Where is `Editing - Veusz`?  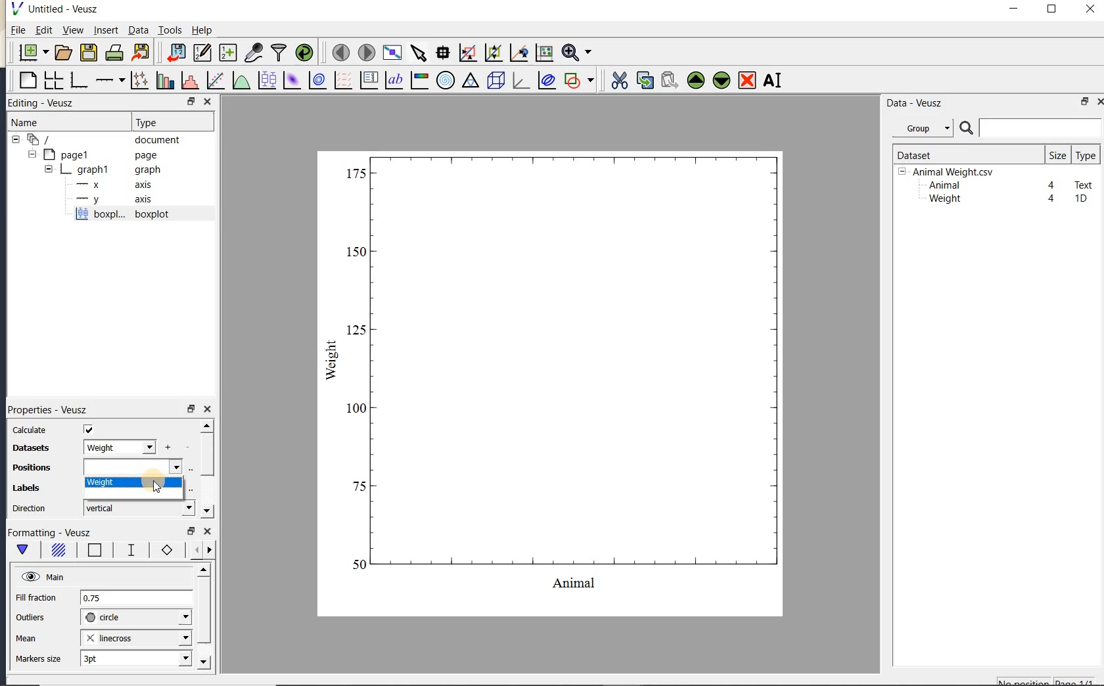
Editing - Veusz is located at coordinates (48, 103).